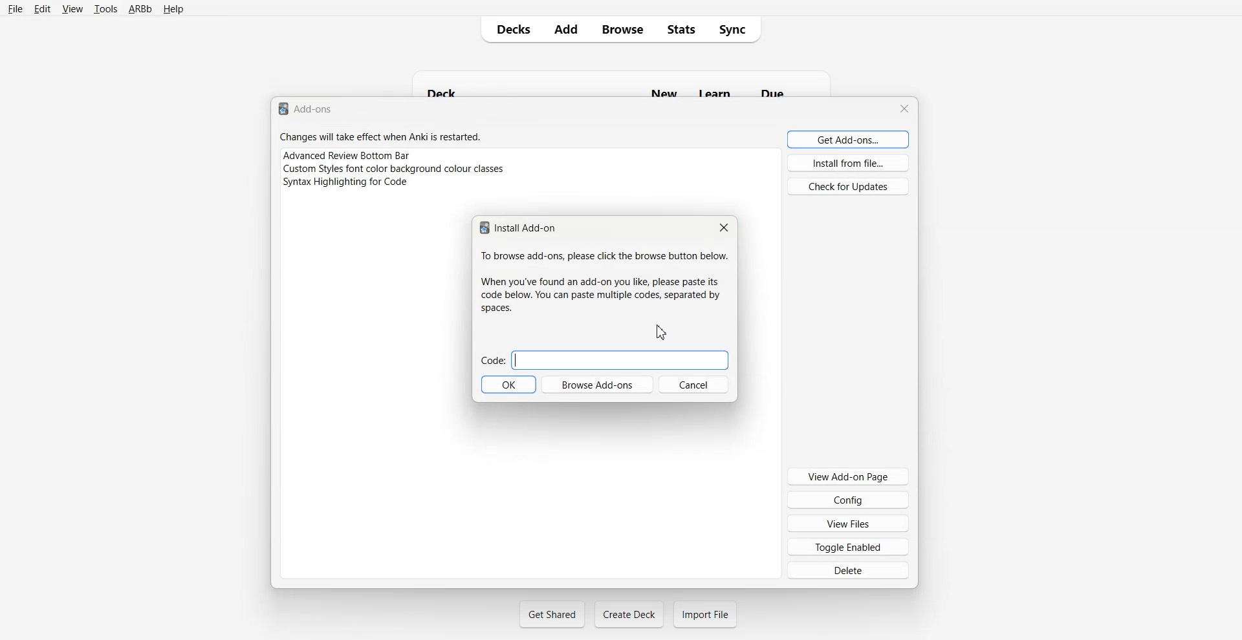 The width and height of the screenshot is (1242, 640). Describe the element at coordinates (508, 28) in the screenshot. I see `Decks` at that location.